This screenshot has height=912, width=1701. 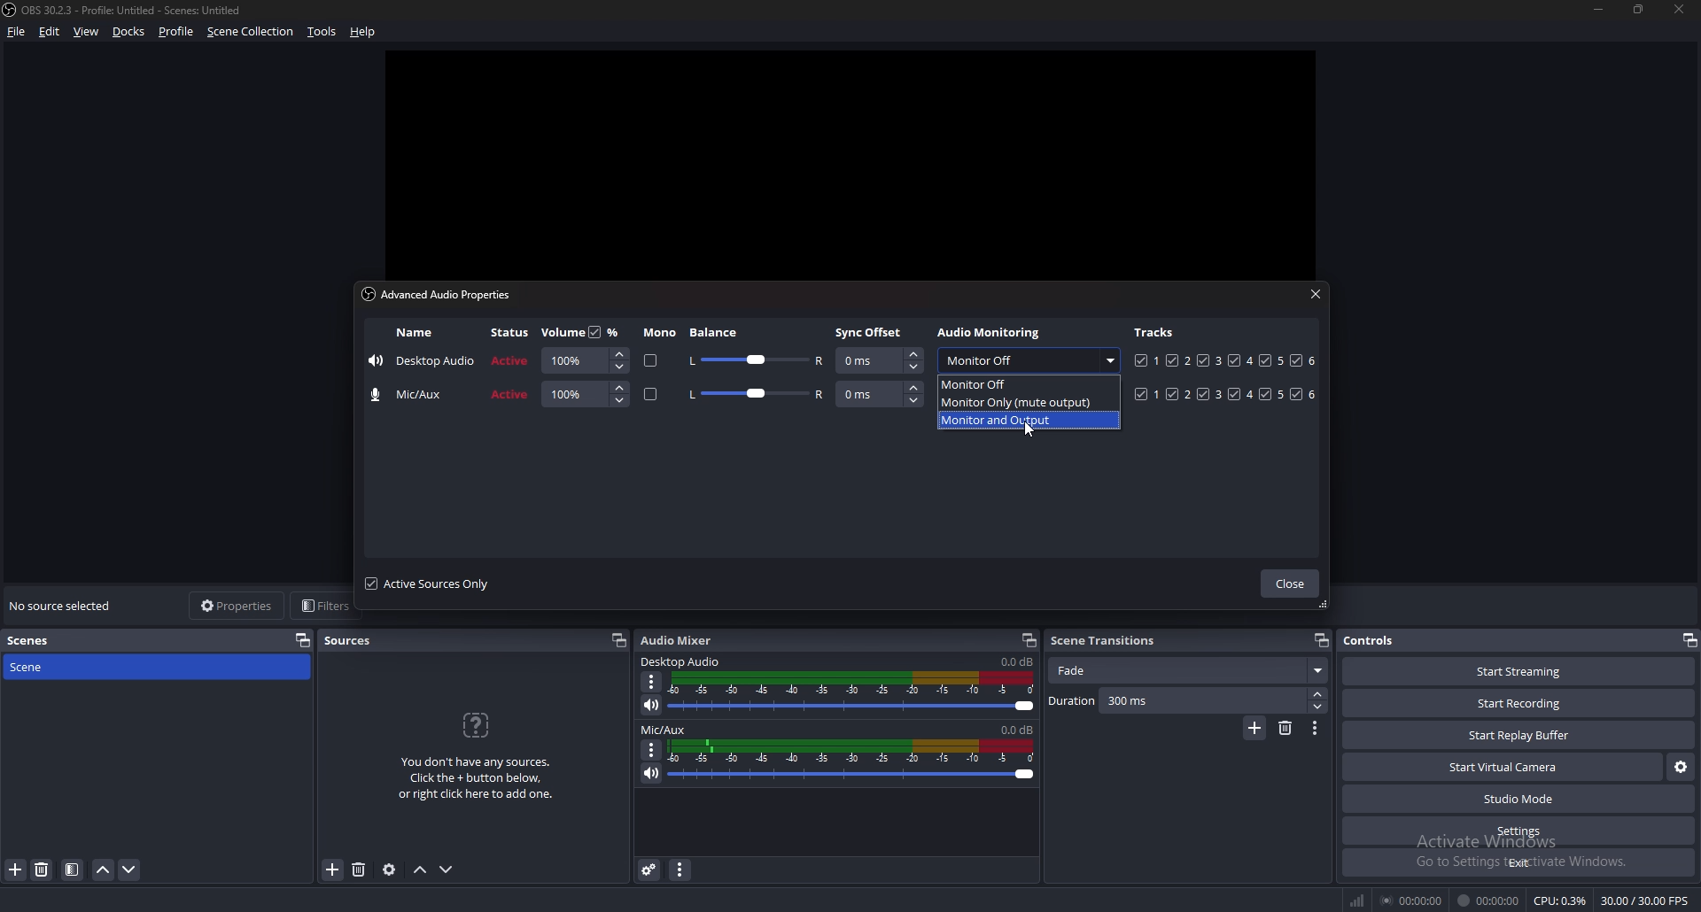 What do you see at coordinates (511, 360) in the screenshot?
I see `status` at bounding box center [511, 360].